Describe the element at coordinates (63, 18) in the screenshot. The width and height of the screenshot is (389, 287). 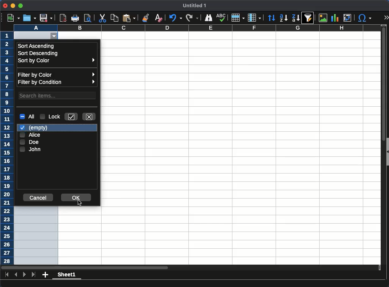
I see `pdf reviewer` at that location.